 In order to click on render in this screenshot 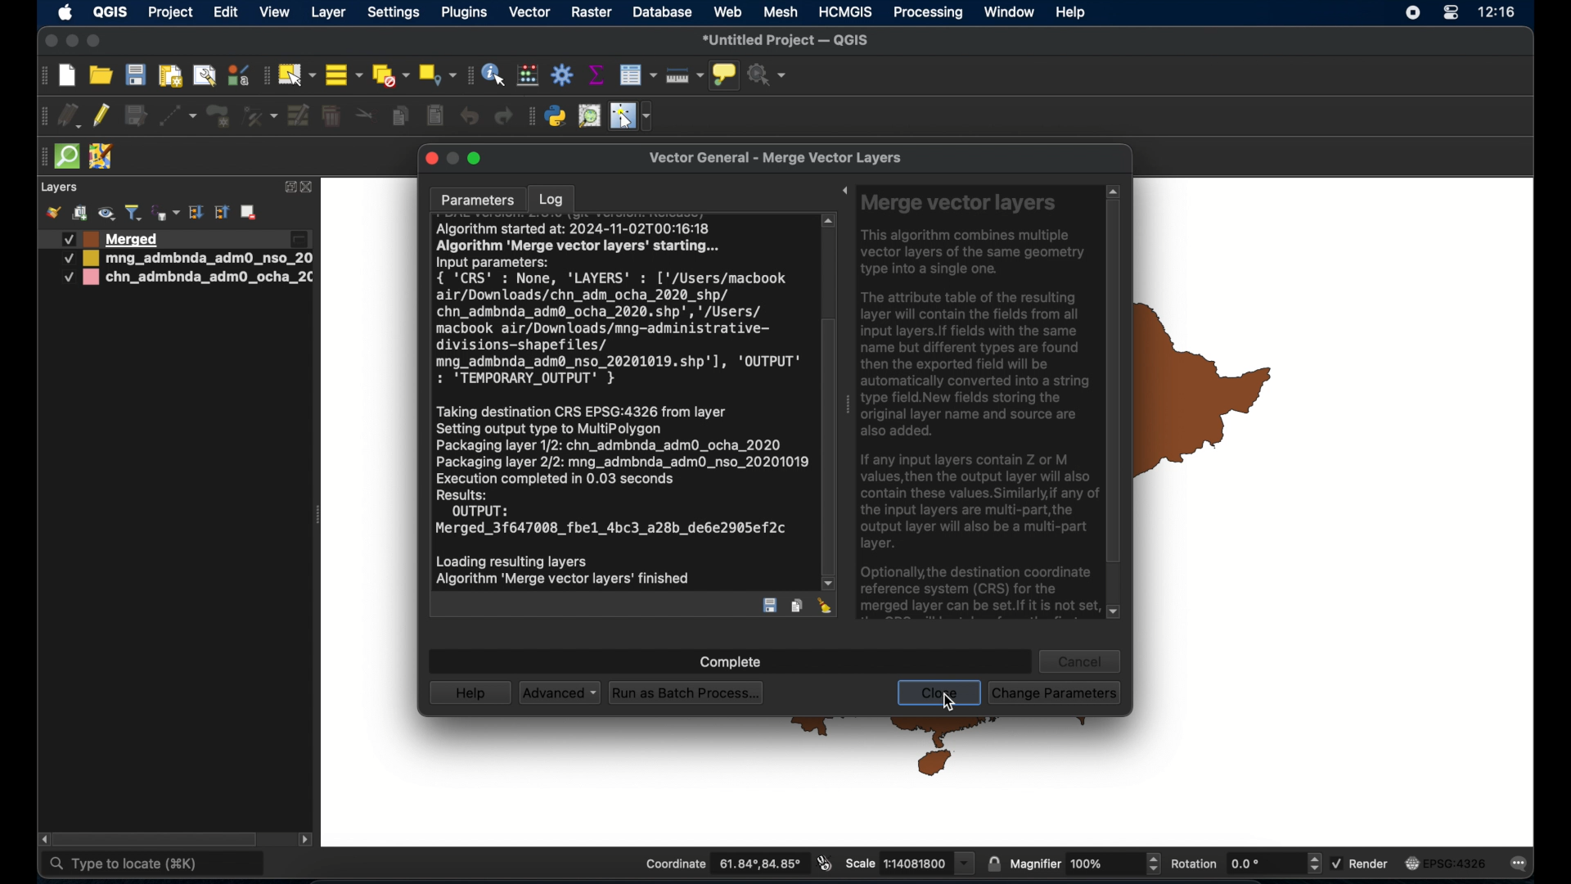, I will do `click(1362, 862)`.